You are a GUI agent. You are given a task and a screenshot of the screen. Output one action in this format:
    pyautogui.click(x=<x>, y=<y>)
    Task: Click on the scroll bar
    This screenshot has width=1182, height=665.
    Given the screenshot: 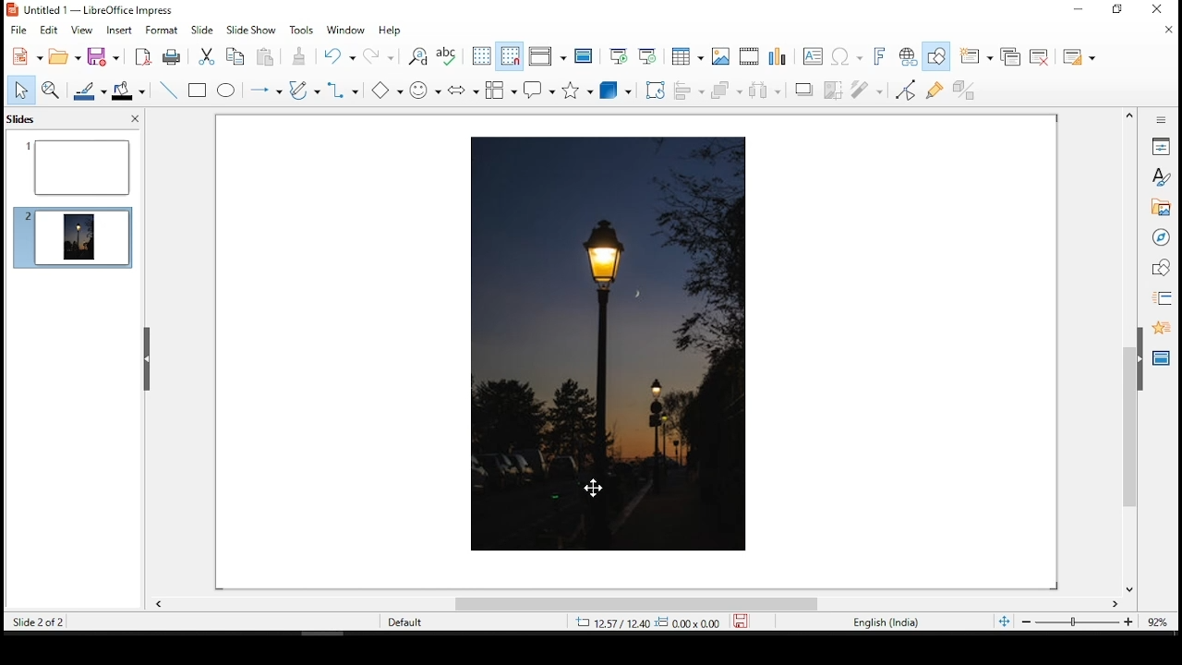 What is the action you would take?
    pyautogui.click(x=1129, y=352)
    